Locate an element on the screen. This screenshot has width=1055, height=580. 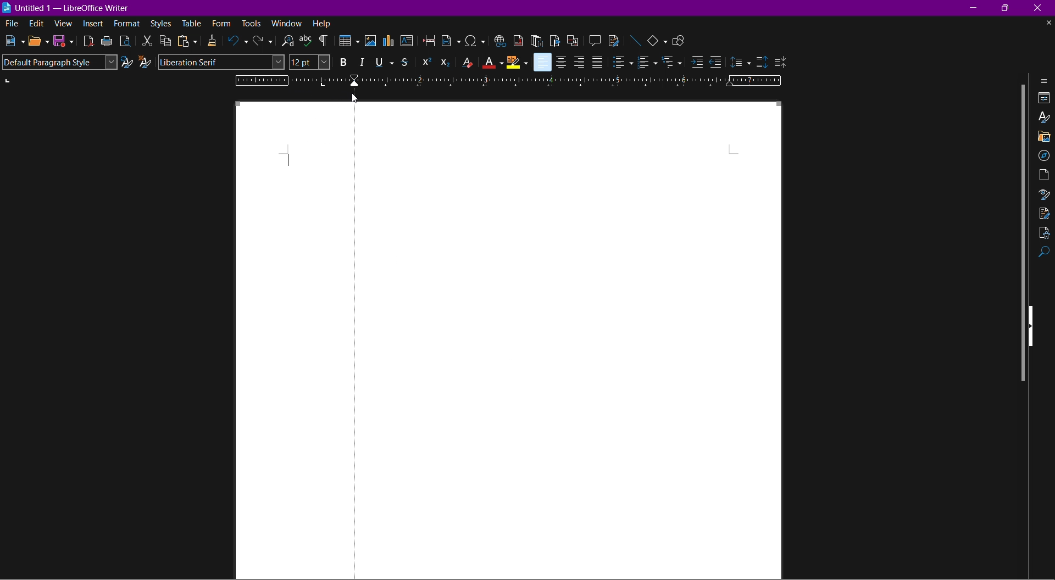
Cut is located at coordinates (146, 41).